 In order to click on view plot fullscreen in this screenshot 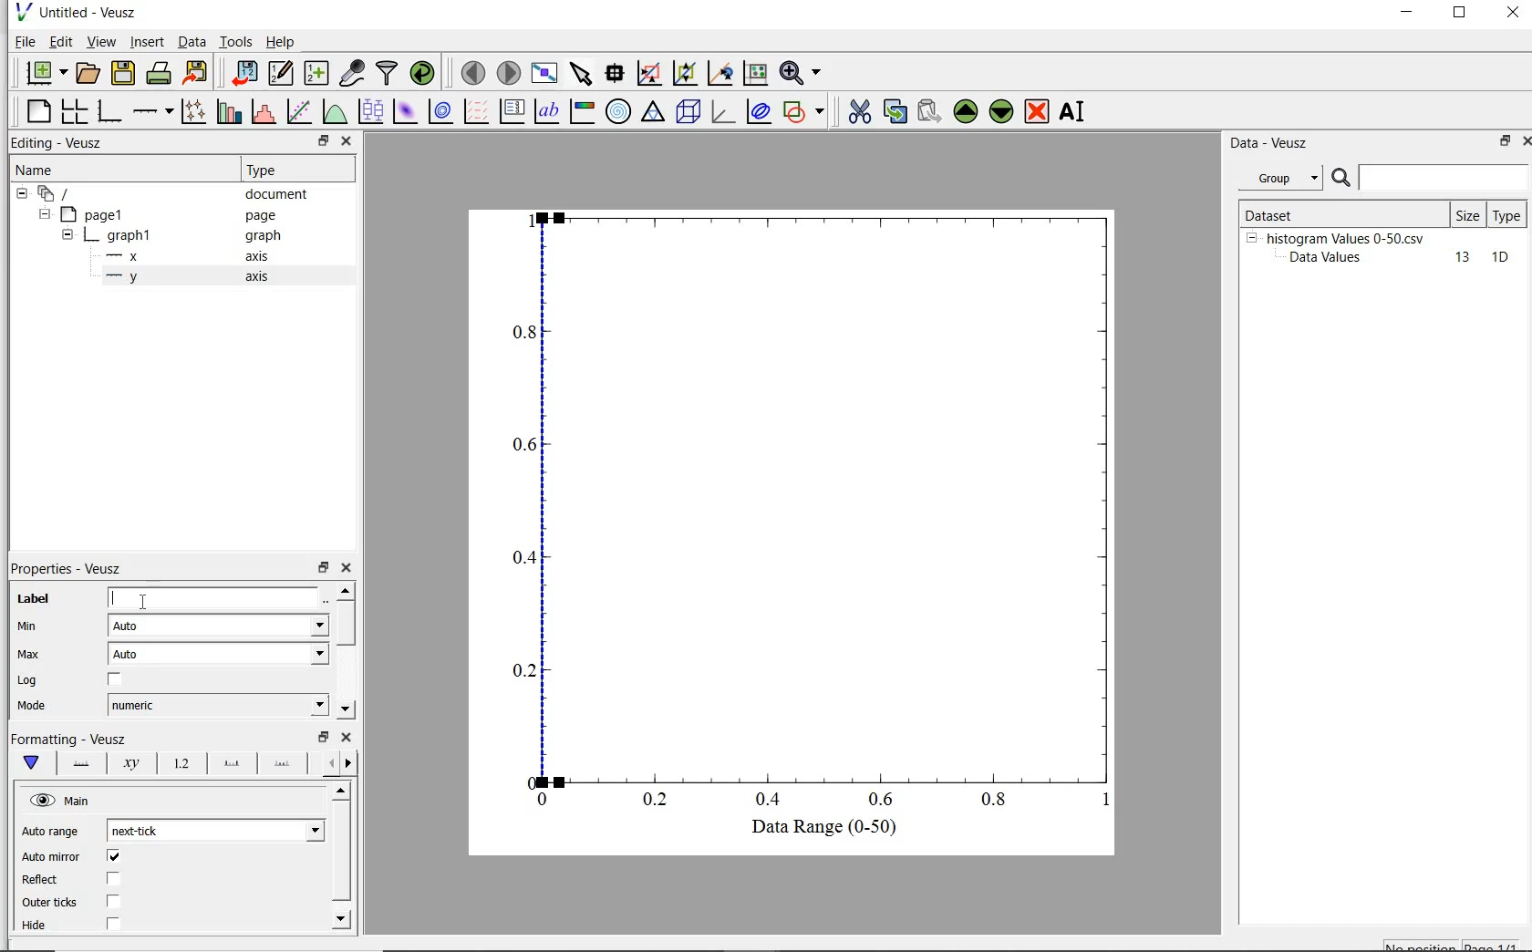, I will do `click(544, 71)`.